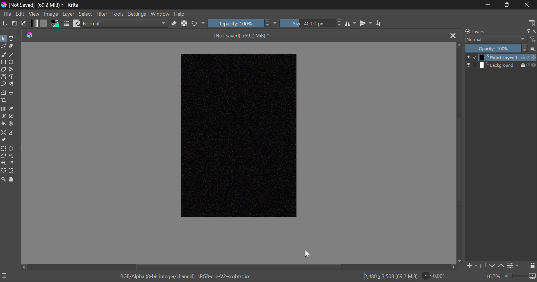 This screenshot has height=282, width=537. What do you see at coordinates (102, 14) in the screenshot?
I see `Filter` at bounding box center [102, 14].